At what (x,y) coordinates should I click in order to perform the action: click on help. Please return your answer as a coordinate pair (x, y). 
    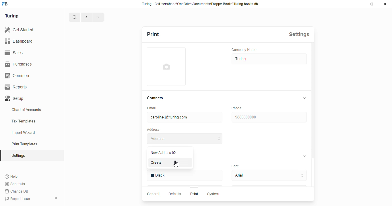
    Looking at the image, I should click on (12, 177).